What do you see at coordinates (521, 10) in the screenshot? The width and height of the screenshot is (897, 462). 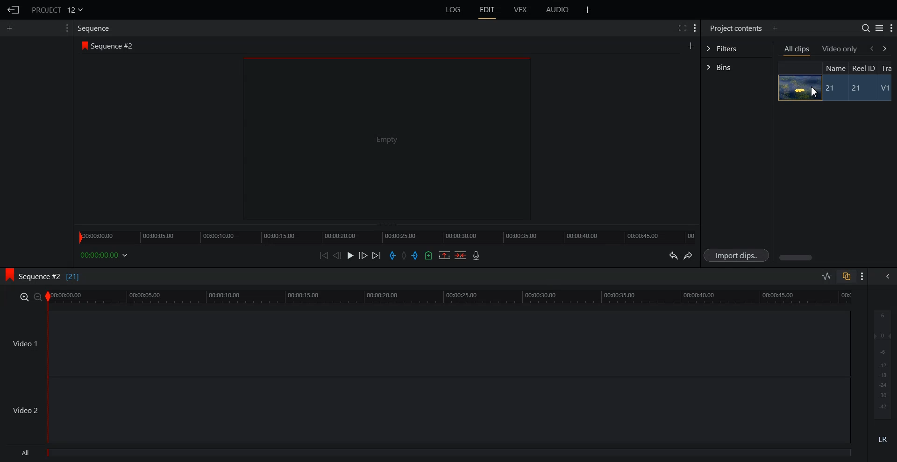 I see `VFX` at bounding box center [521, 10].